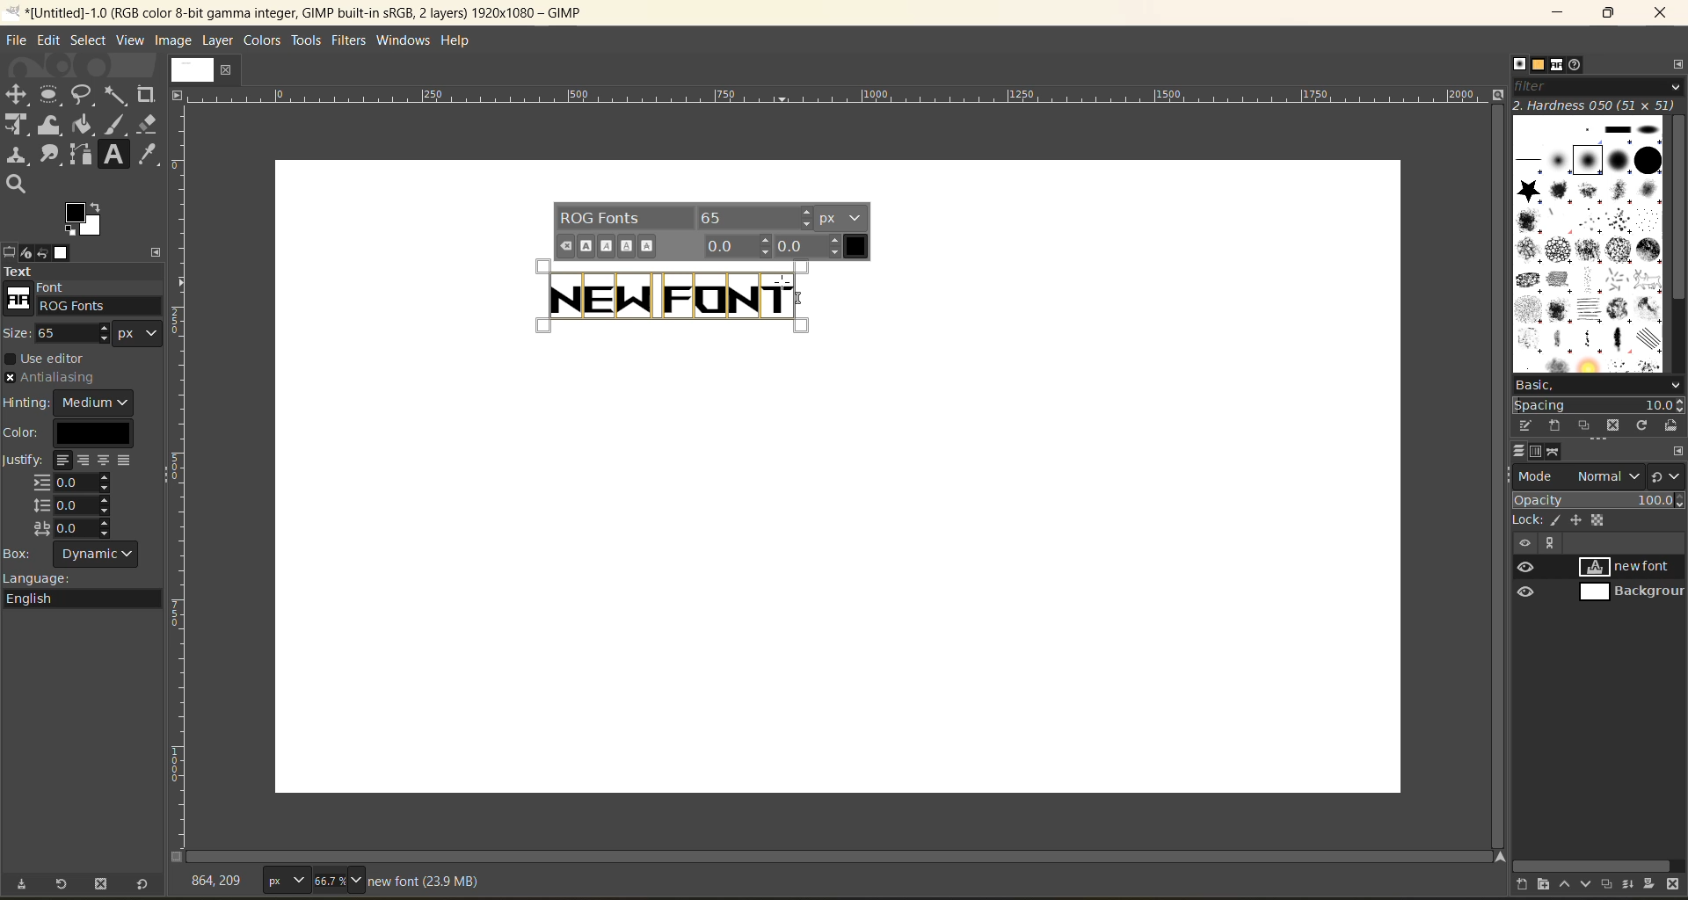 This screenshot has width=1688, height=900. I want to click on font, so click(85, 298).